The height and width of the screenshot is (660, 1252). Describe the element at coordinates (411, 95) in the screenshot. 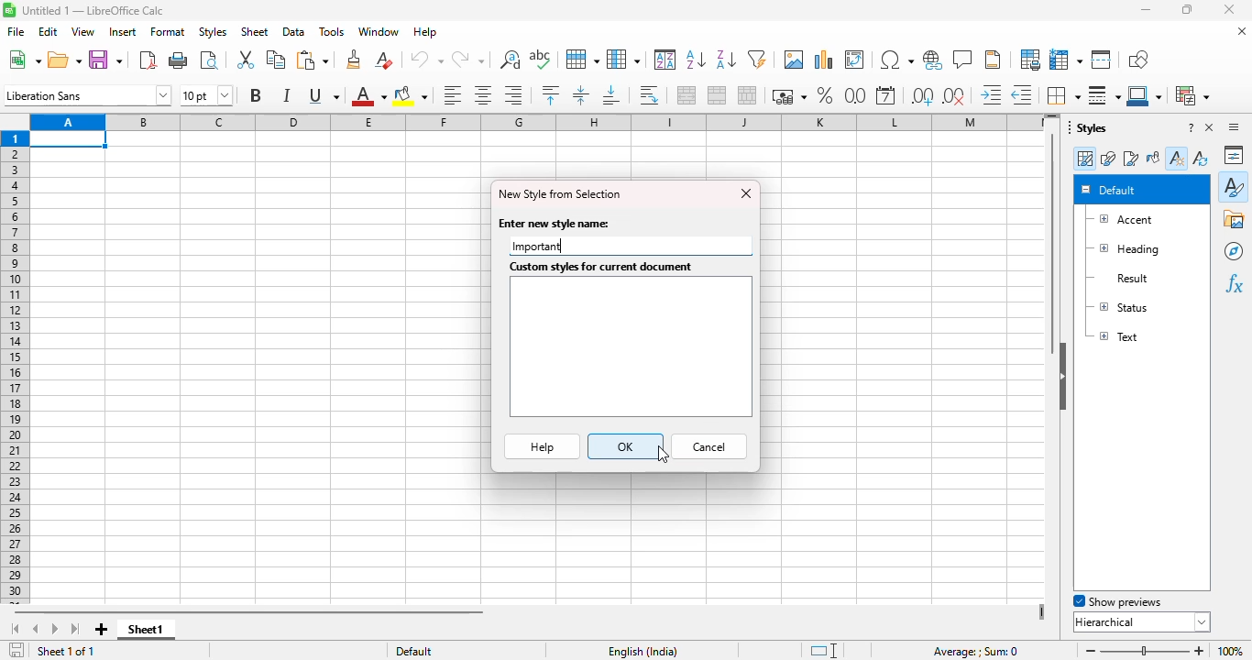

I see `background color` at that location.